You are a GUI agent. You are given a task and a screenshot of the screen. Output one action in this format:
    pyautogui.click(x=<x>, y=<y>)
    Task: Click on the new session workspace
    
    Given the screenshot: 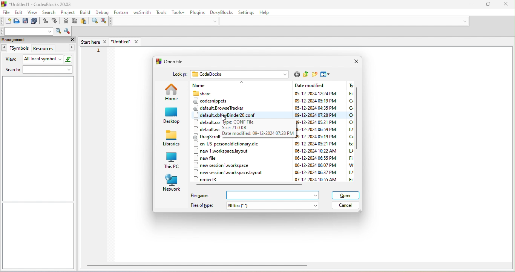 What is the action you would take?
    pyautogui.click(x=221, y=165)
    